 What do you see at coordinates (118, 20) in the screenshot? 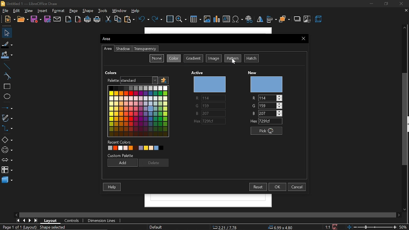
I see `copy` at bounding box center [118, 20].